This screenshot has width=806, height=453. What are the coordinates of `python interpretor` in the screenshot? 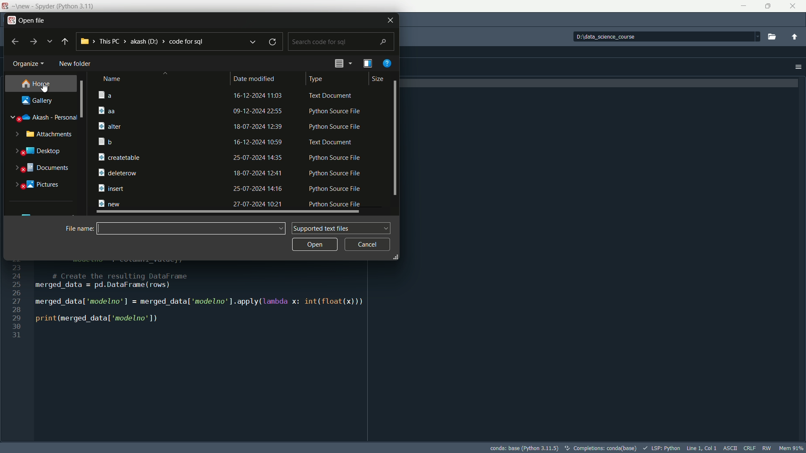 It's located at (524, 448).